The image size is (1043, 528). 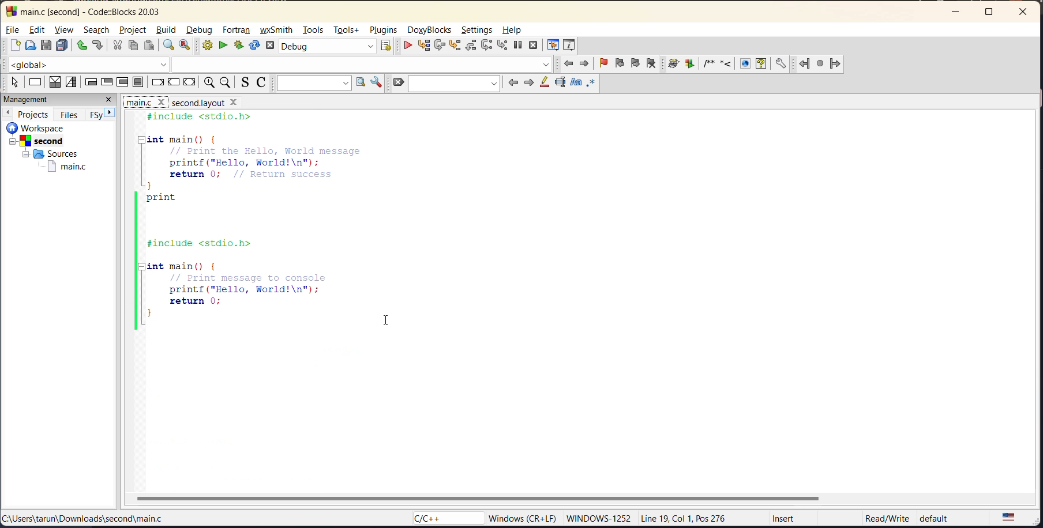 I want to click on Insert, so click(x=785, y=519).